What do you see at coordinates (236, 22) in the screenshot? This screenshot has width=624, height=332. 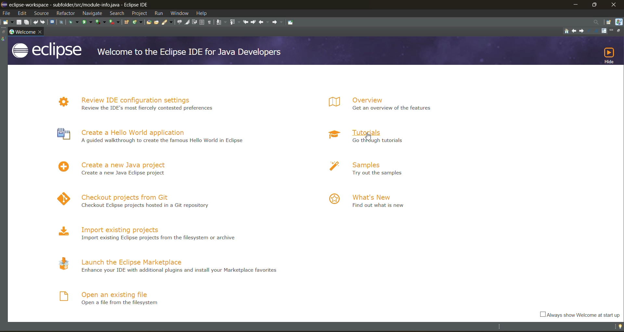 I see `previous annotation` at bounding box center [236, 22].